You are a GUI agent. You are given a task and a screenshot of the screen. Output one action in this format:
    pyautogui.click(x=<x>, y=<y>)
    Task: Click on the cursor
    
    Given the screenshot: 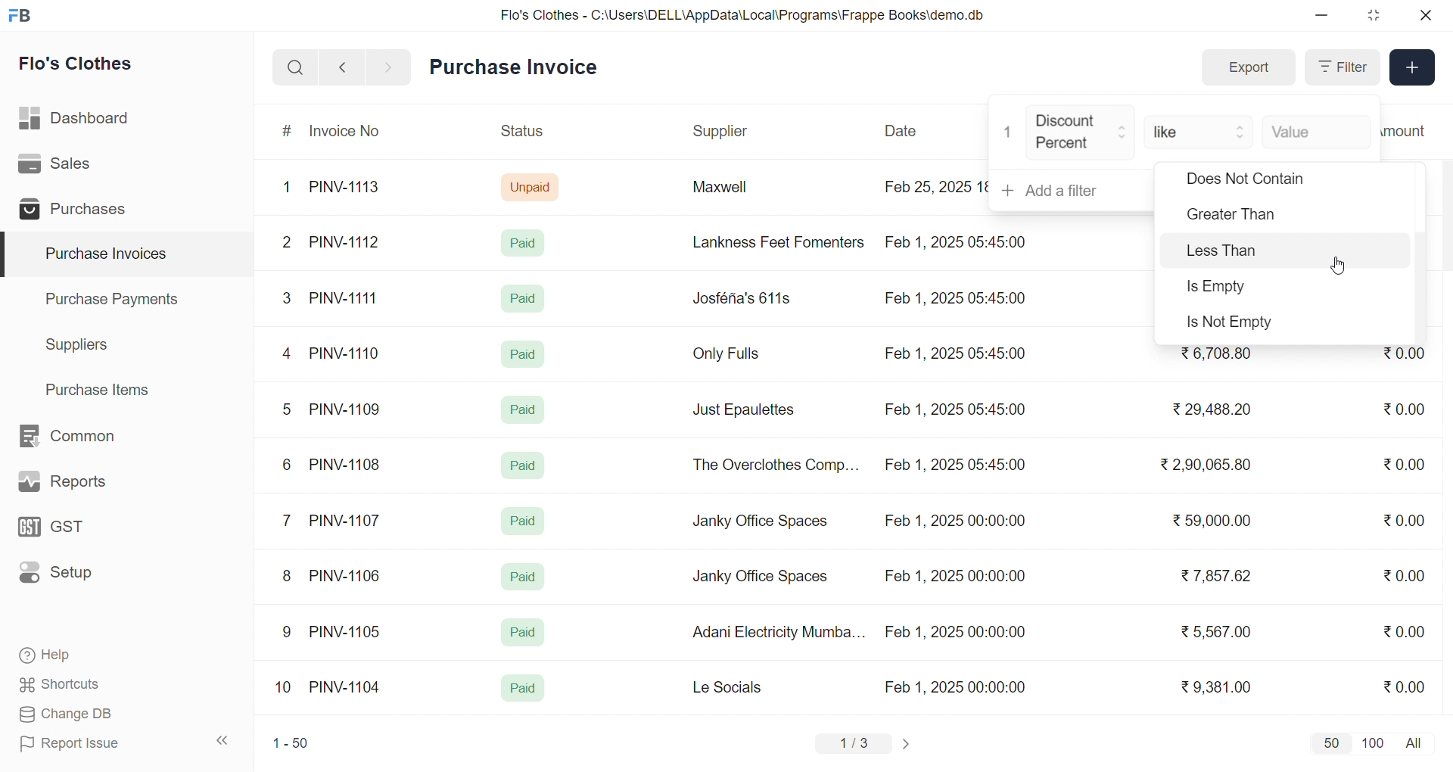 What is the action you would take?
    pyautogui.click(x=1343, y=265)
    